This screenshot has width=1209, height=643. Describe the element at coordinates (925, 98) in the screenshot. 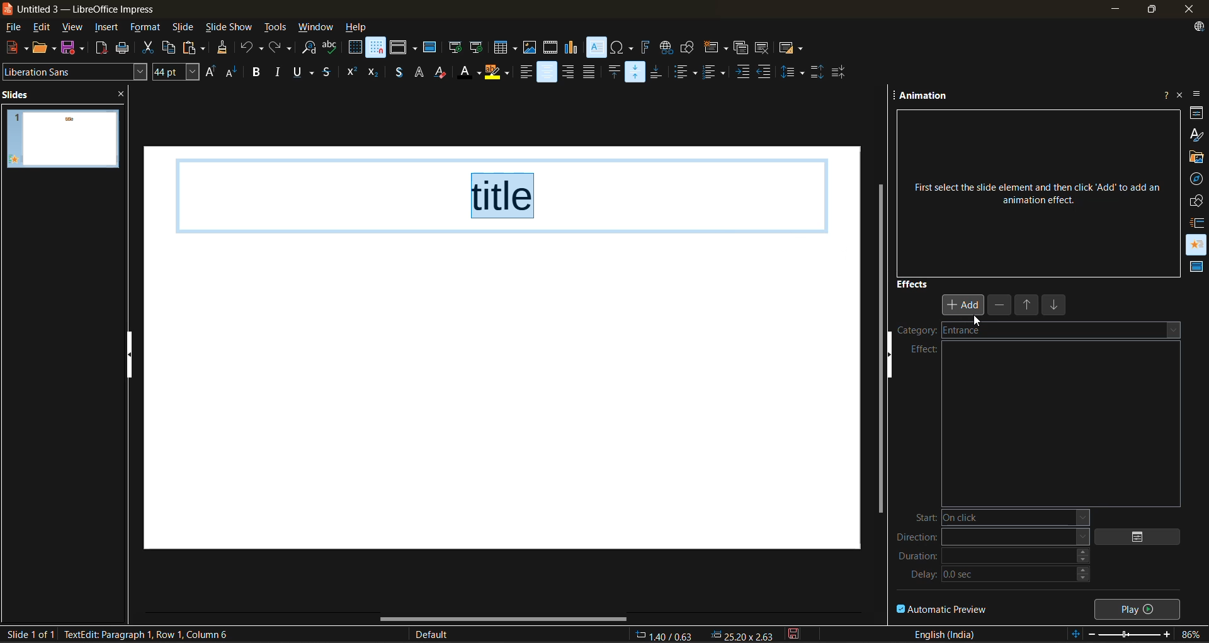

I see `animation` at that location.